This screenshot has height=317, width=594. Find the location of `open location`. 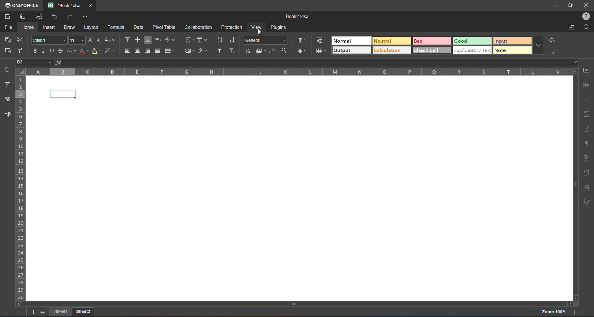

open location is located at coordinates (572, 27).